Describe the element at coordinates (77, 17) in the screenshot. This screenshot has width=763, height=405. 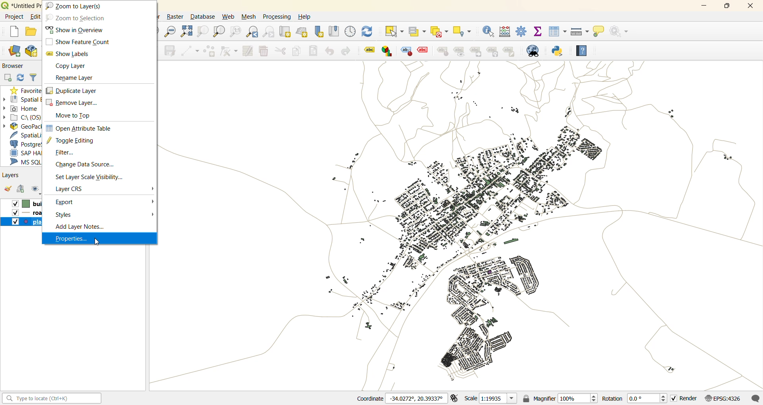
I see `zoom to selection` at that location.